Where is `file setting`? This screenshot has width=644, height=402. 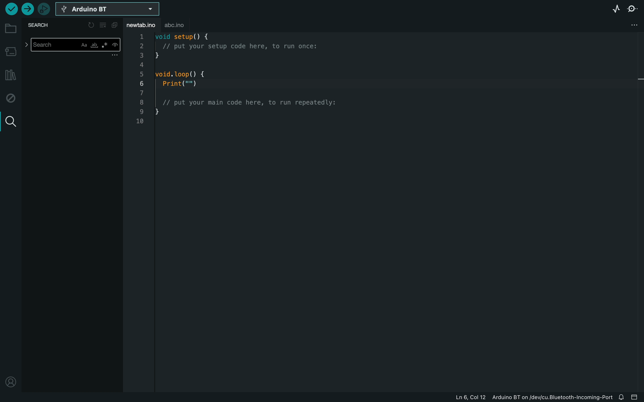
file setting is located at coordinates (631, 25).